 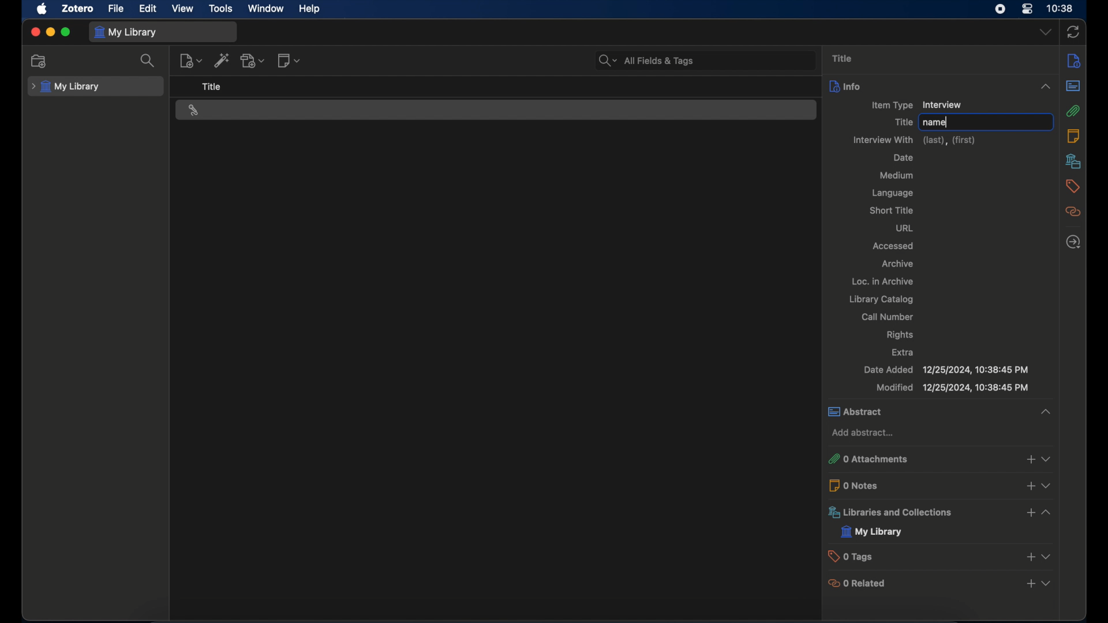 What do you see at coordinates (869, 459) in the screenshot?
I see `0 attachments` at bounding box center [869, 459].